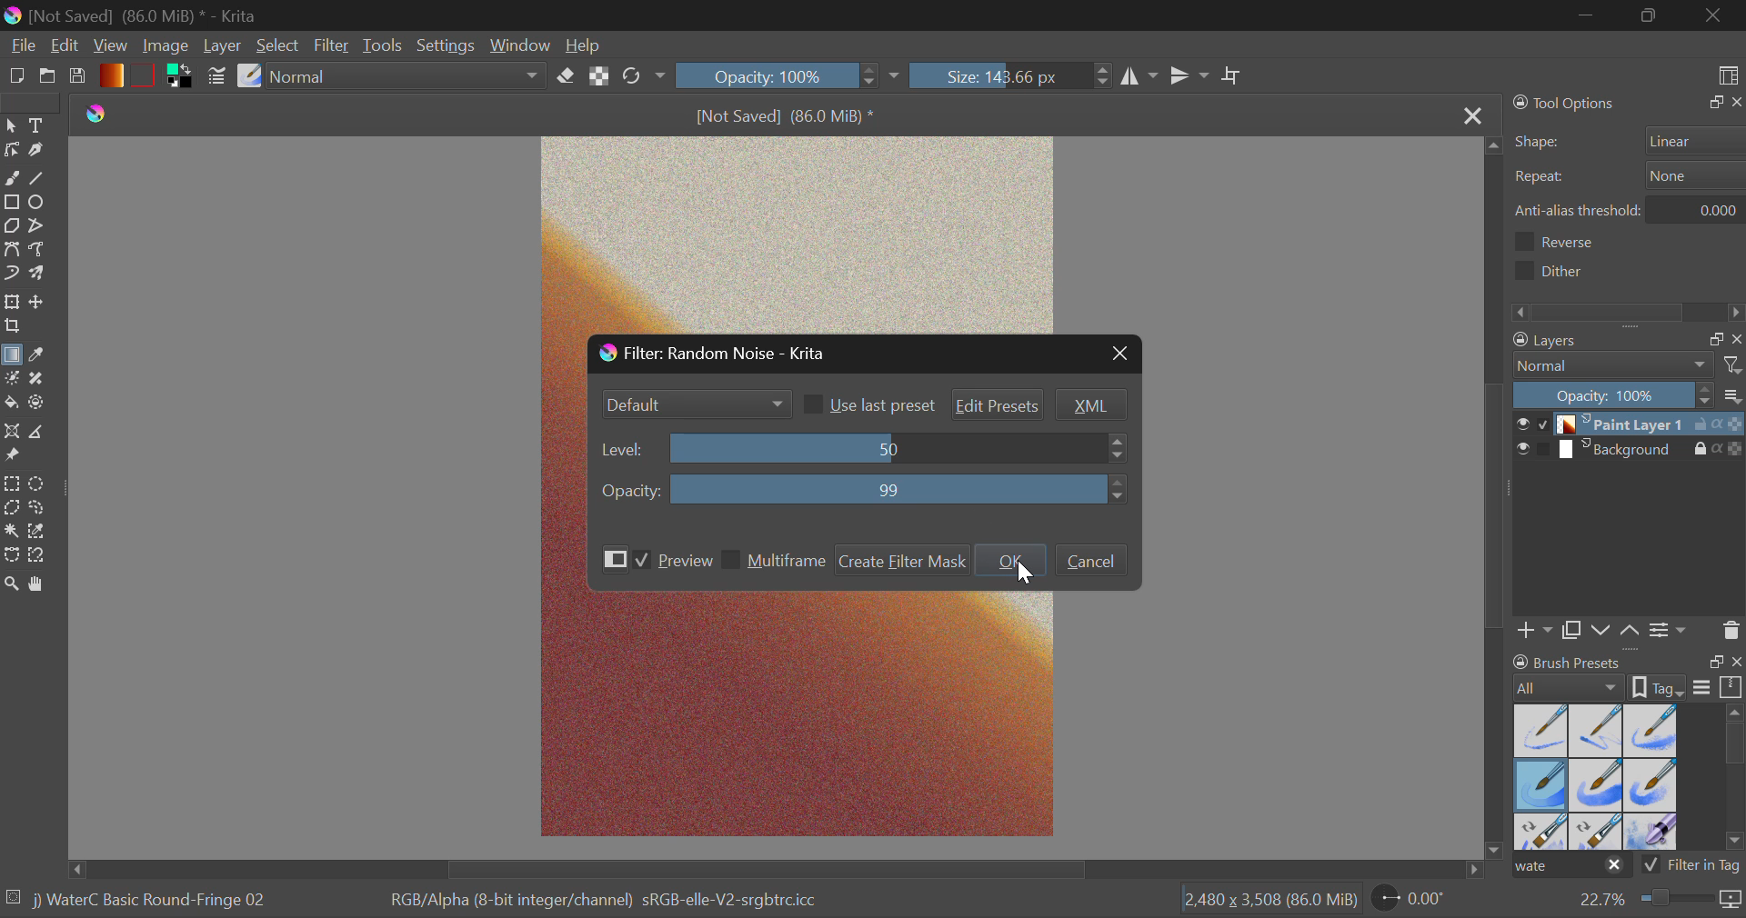 This screenshot has height=918, width=1746. What do you see at coordinates (775, 560) in the screenshot?
I see `Multiframe` at bounding box center [775, 560].